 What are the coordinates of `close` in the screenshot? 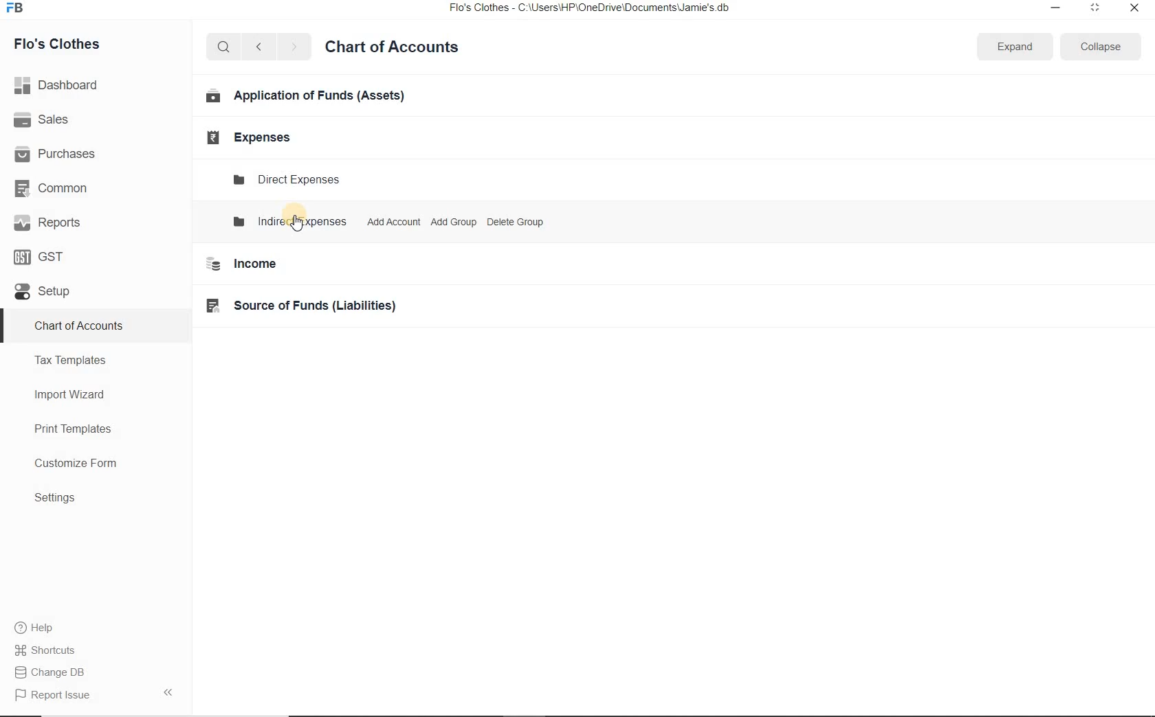 It's located at (1132, 11).